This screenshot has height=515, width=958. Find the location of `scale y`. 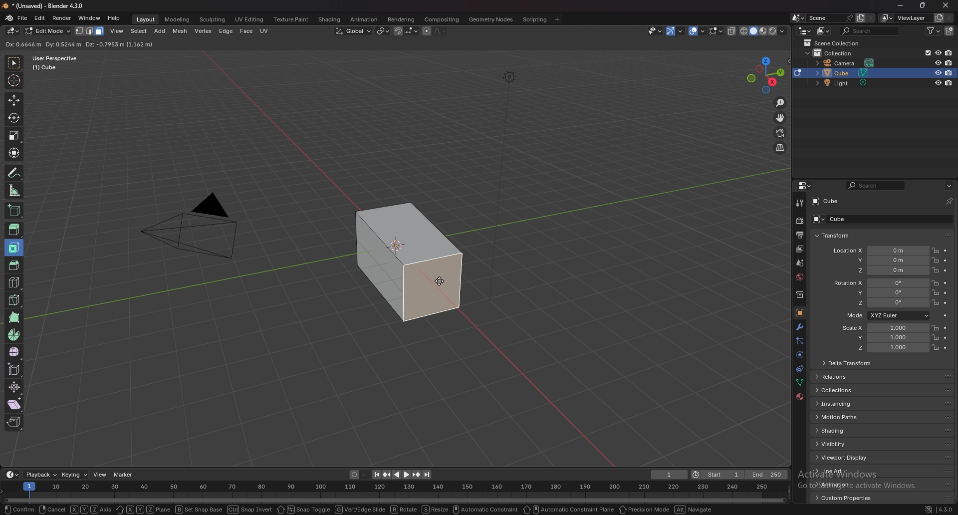

scale y is located at coordinates (883, 338).